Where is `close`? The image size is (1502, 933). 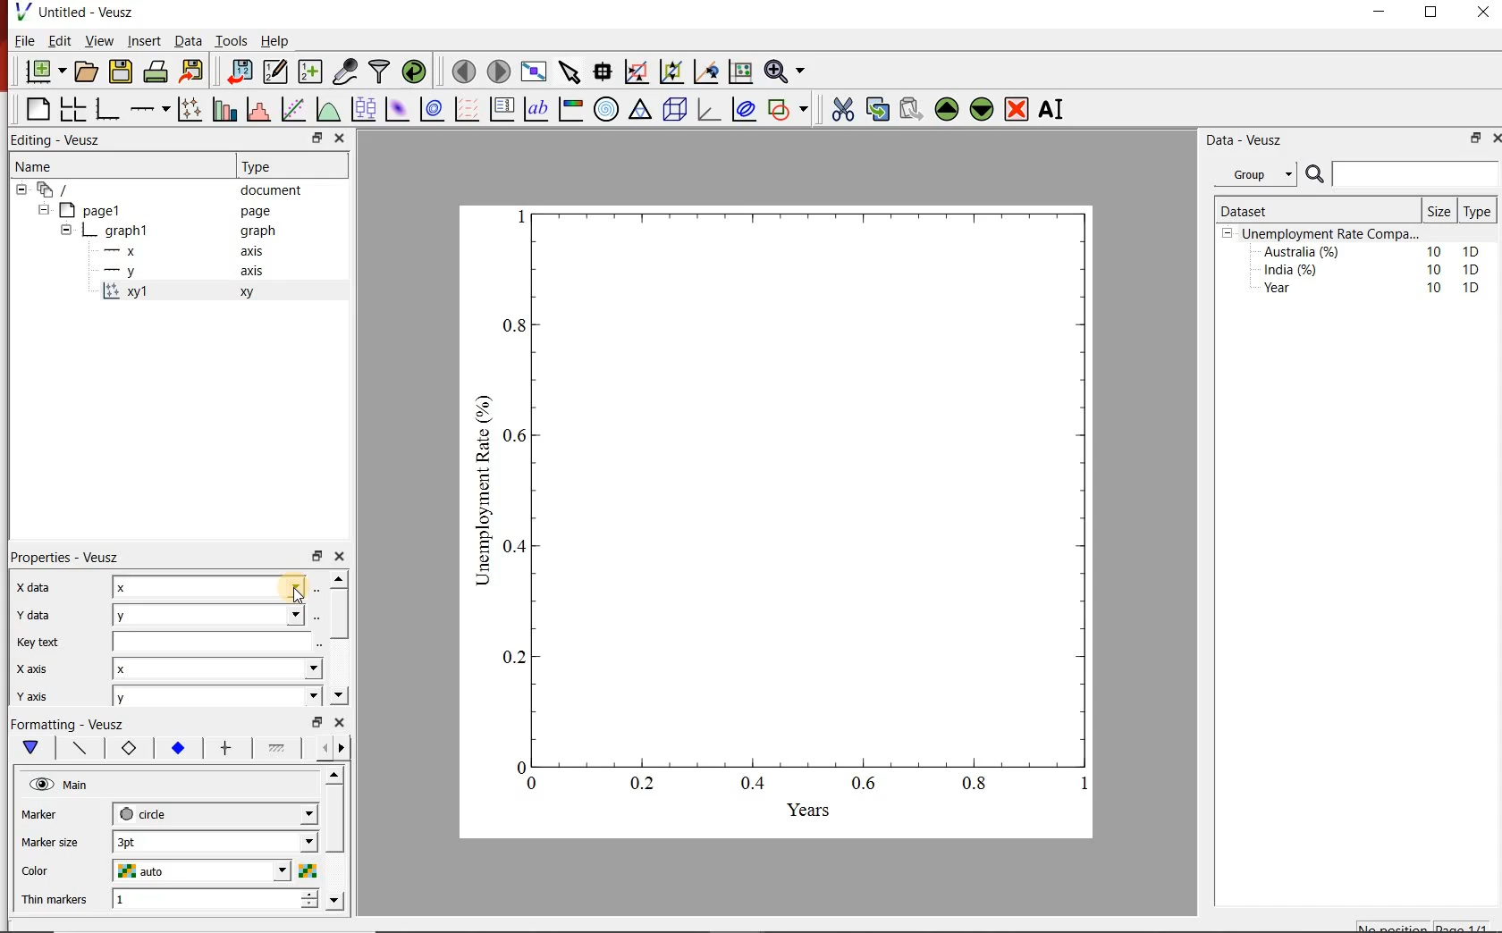
close is located at coordinates (1481, 16).